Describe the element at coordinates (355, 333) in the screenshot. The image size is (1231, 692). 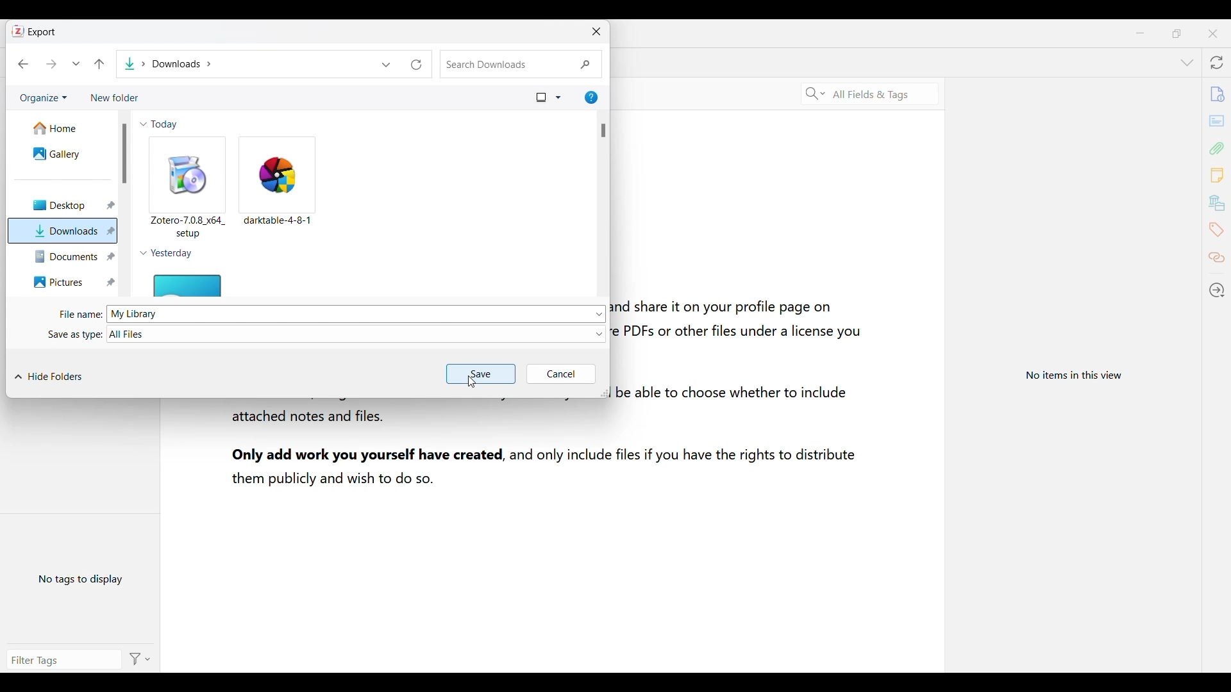
I see `All files` at that location.